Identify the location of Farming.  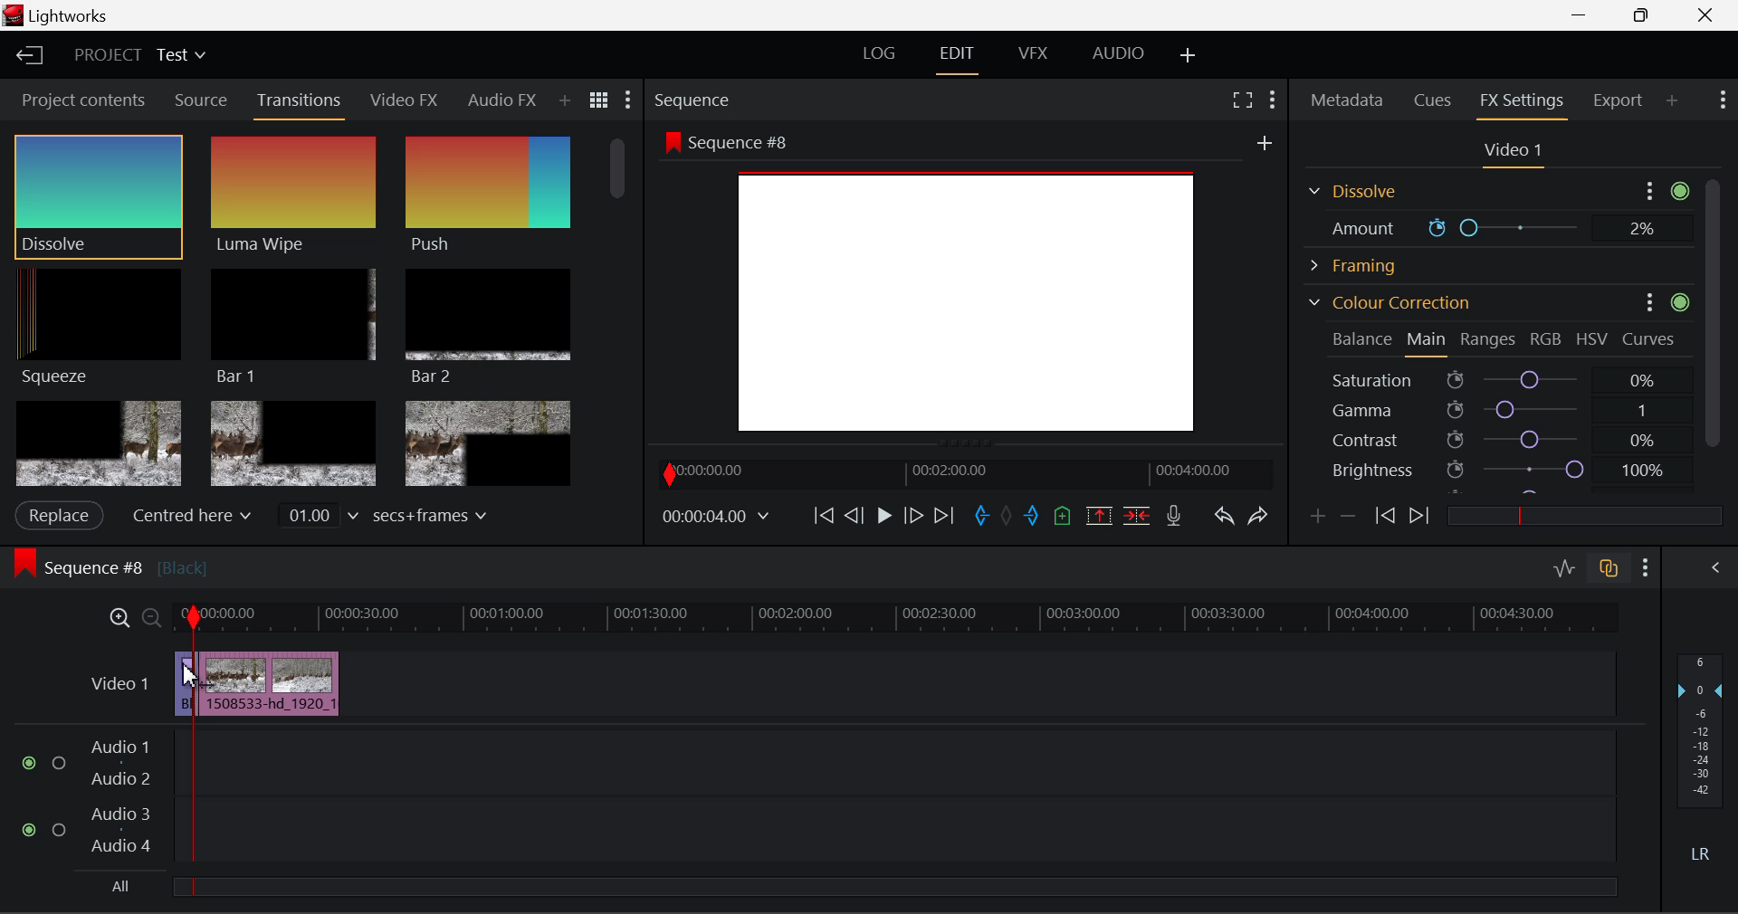
(1359, 265).